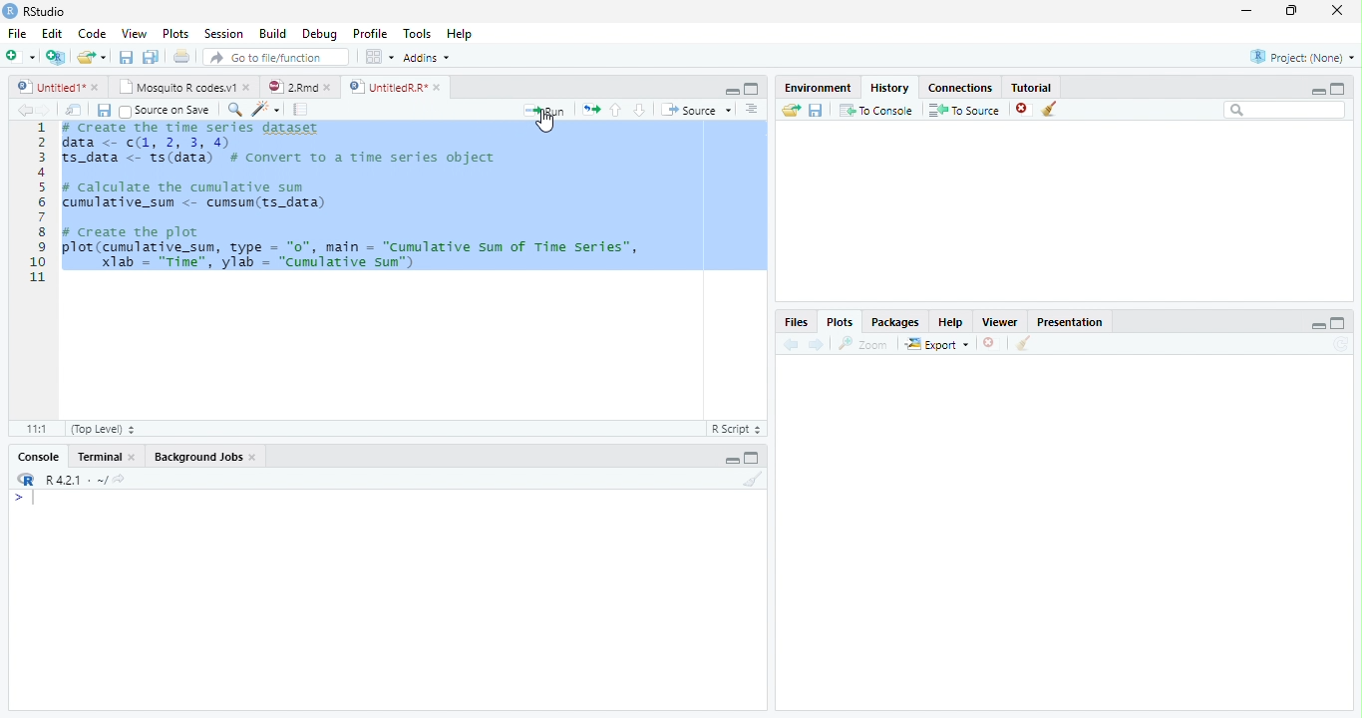  I want to click on Print, so click(183, 58).